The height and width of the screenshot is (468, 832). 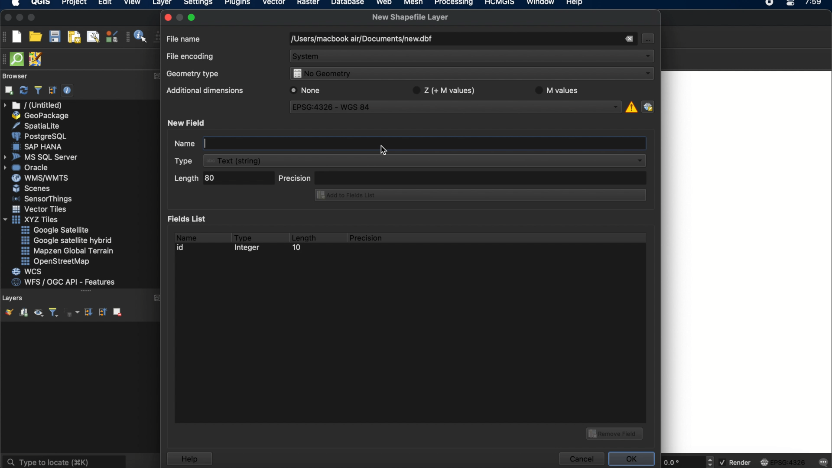 What do you see at coordinates (736, 463) in the screenshot?
I see `render` at bounding box center [736, 463].